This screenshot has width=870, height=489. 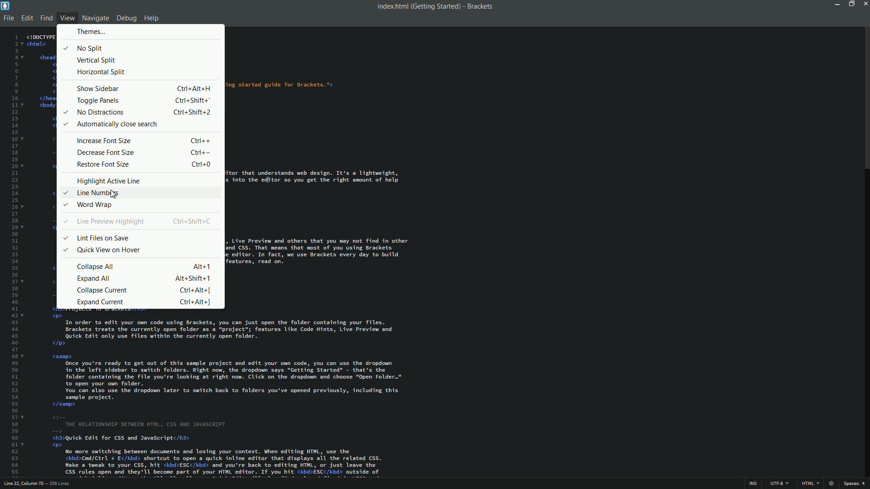 What do you see at coordinates (865, 4) in the screenshot?
I see `close app` at bounding box center [865, 4].